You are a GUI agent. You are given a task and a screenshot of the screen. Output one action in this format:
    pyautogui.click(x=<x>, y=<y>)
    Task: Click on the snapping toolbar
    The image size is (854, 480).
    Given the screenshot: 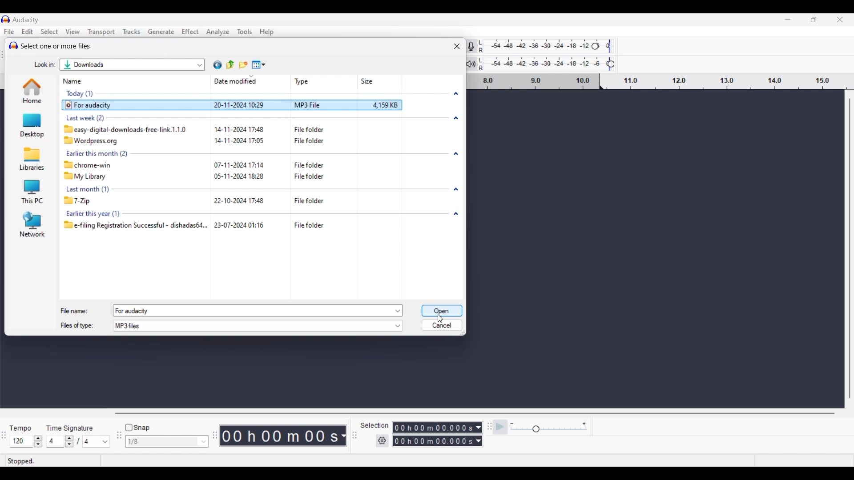 What is the action you would take?
    pyautogui.click(x=117, y=440)
    